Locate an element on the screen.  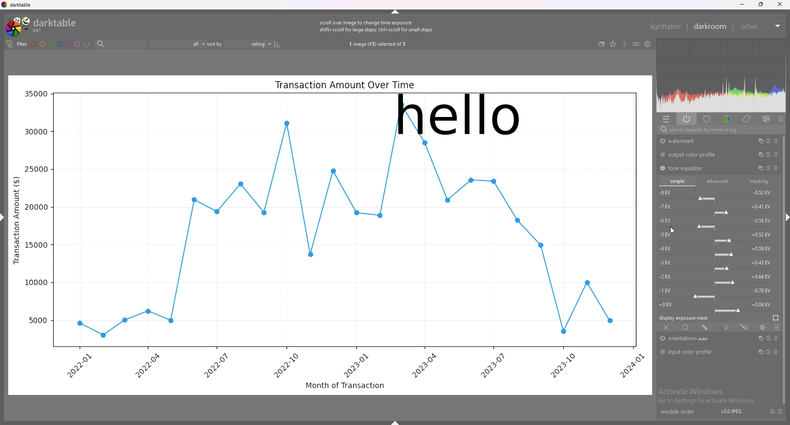
presets is located at coordinates (779, 411).